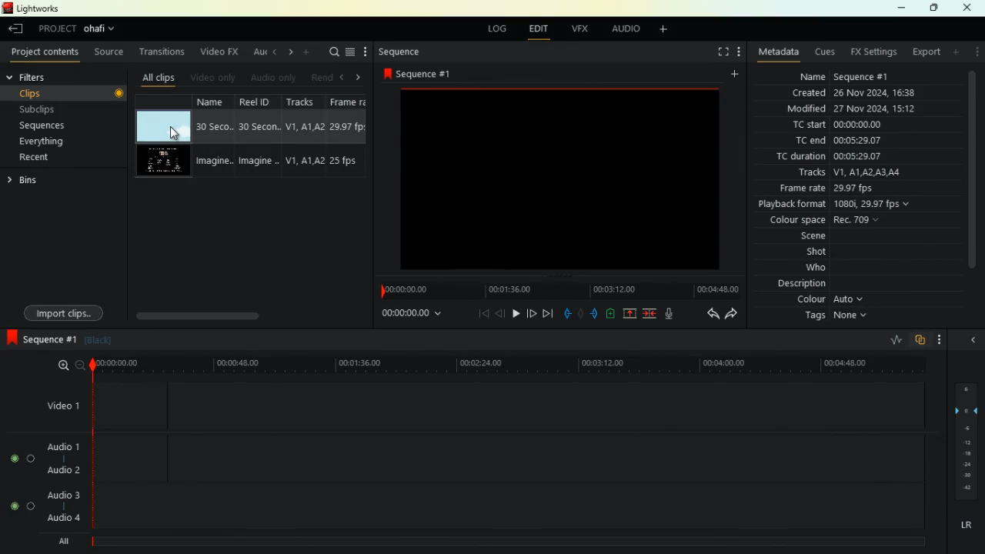 The width and height of the screenshot is (985, 554). I want to click on sequence, so click(404, 48).